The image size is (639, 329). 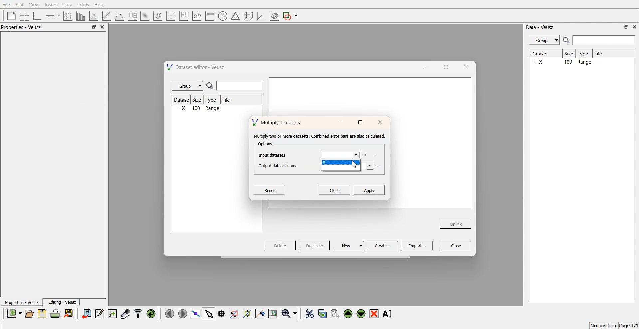 What do you see at coordinates (389, 314) in the screenshot?
I see `Rename the selected widgets` at bounding box center [389, 314].